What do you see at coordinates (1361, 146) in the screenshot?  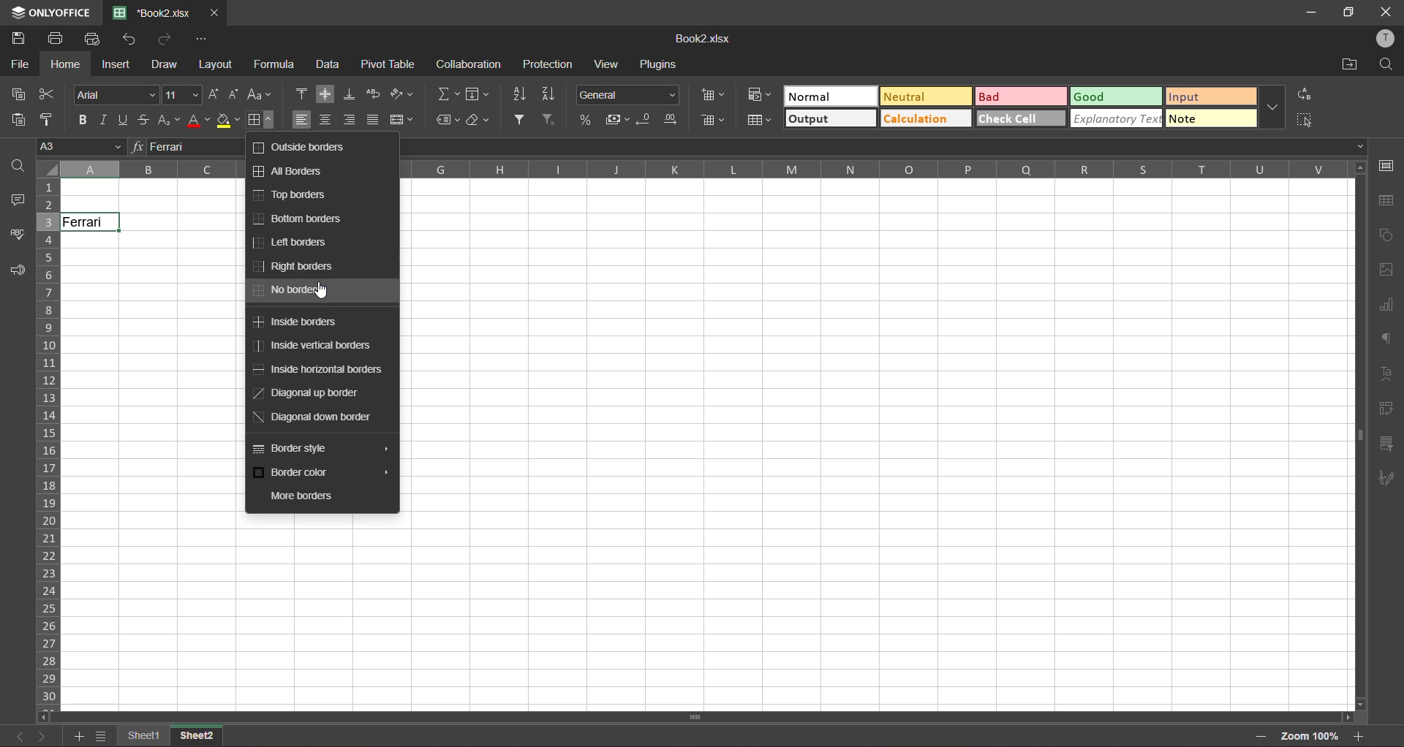 I see `Dropdown` at bounding box center [1361, 146].